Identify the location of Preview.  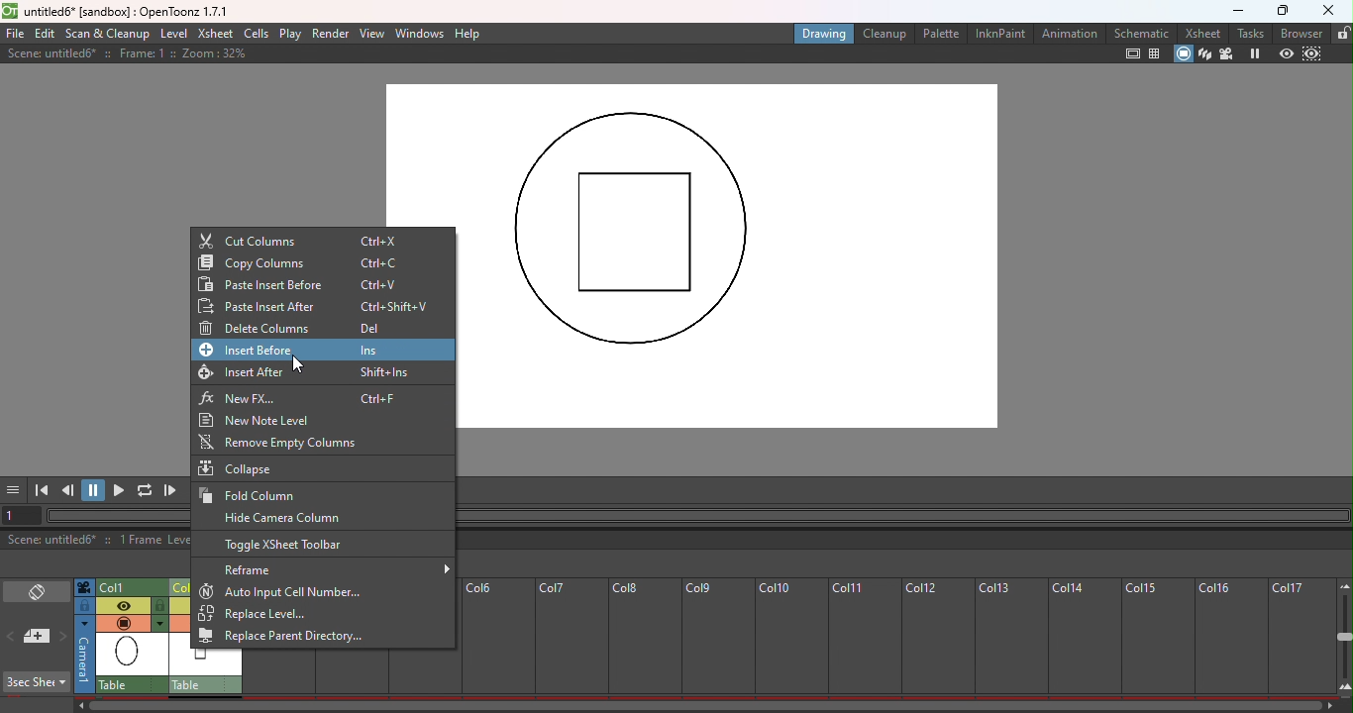
(1286, 54).